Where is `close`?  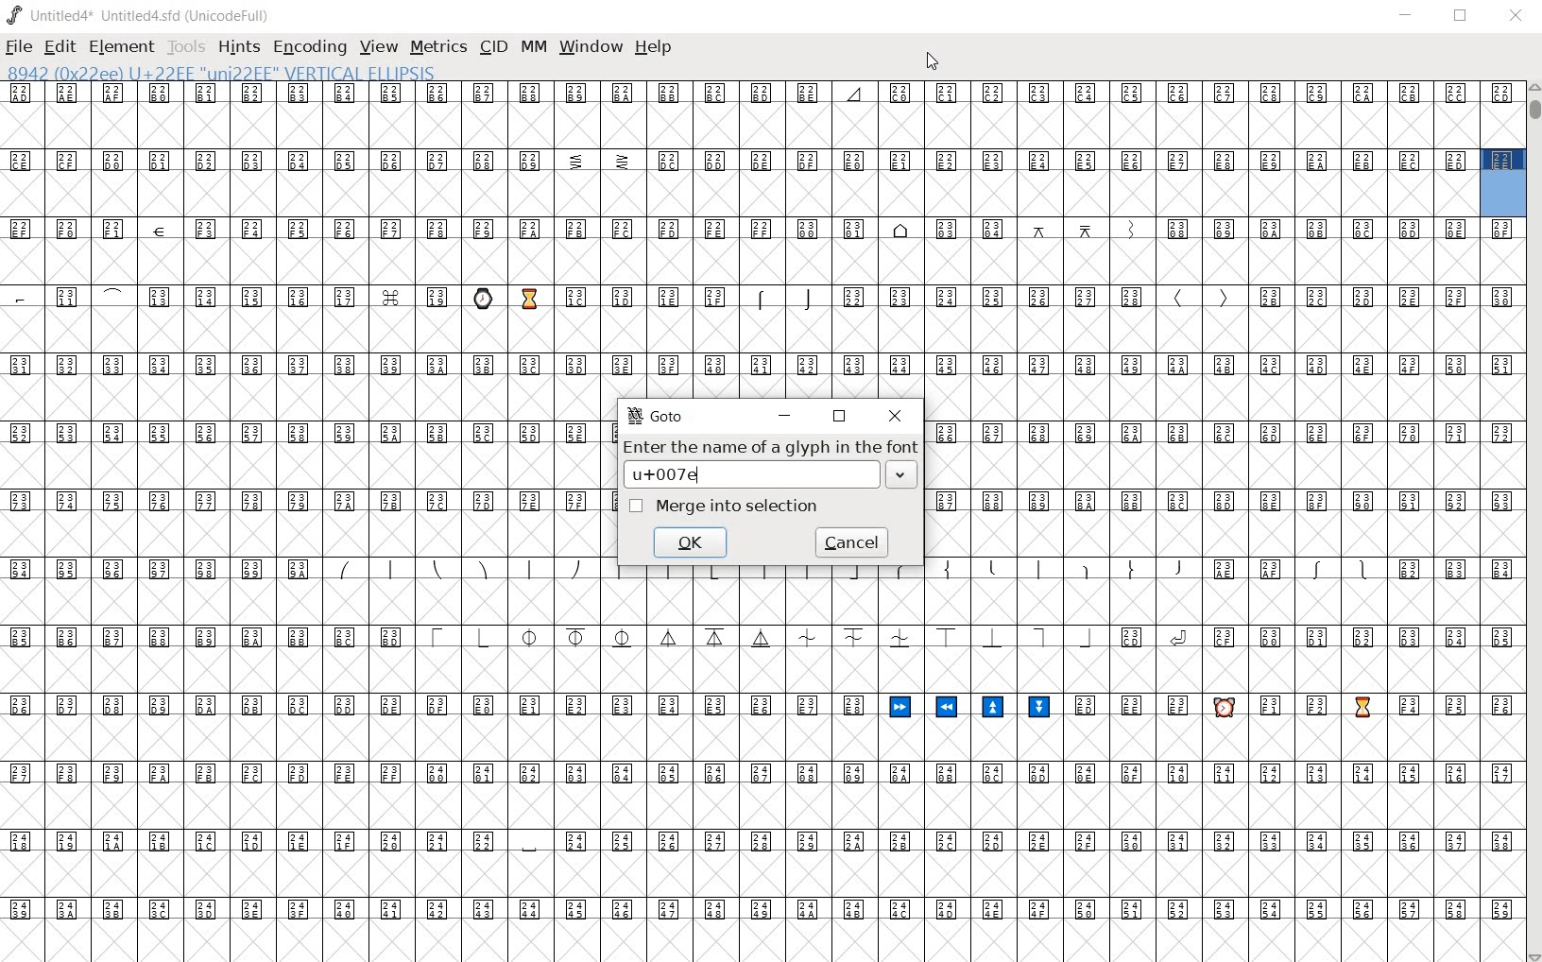
close is located at coordinates (893, 415).